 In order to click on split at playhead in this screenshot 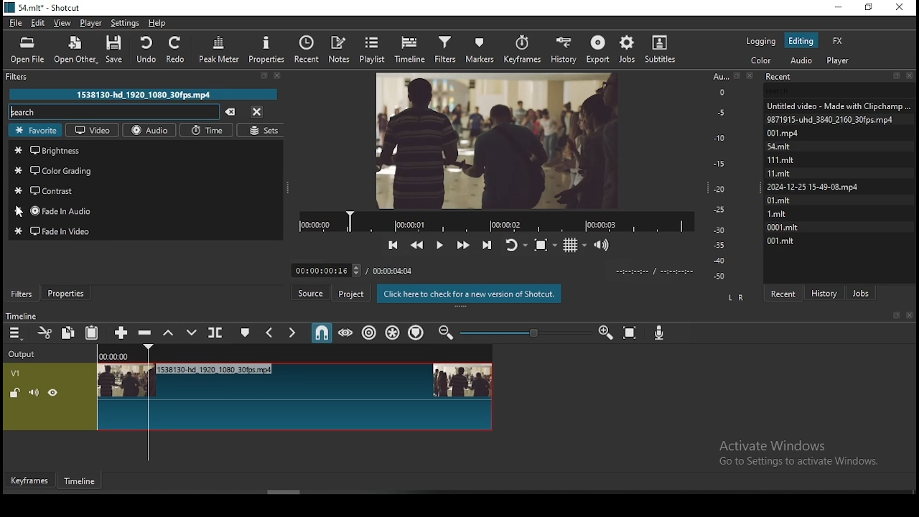, I will do `click(216, 332)`.